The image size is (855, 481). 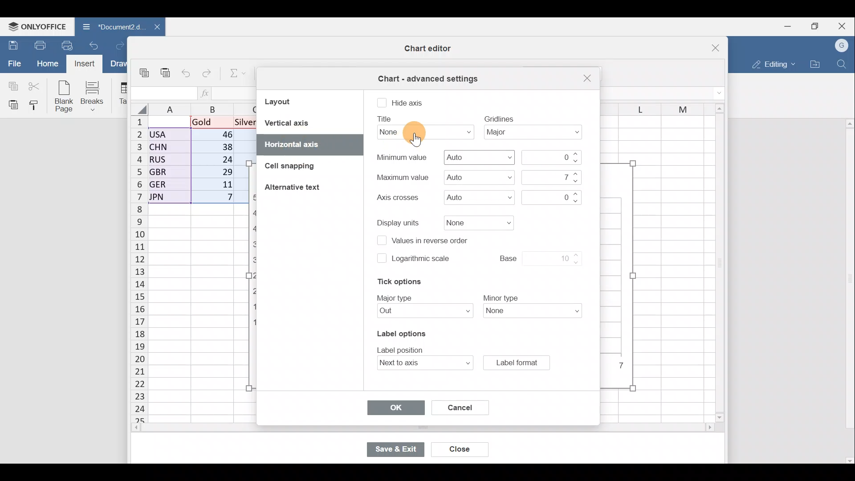 I want to click on Minimize, so click(x=786, y=27).